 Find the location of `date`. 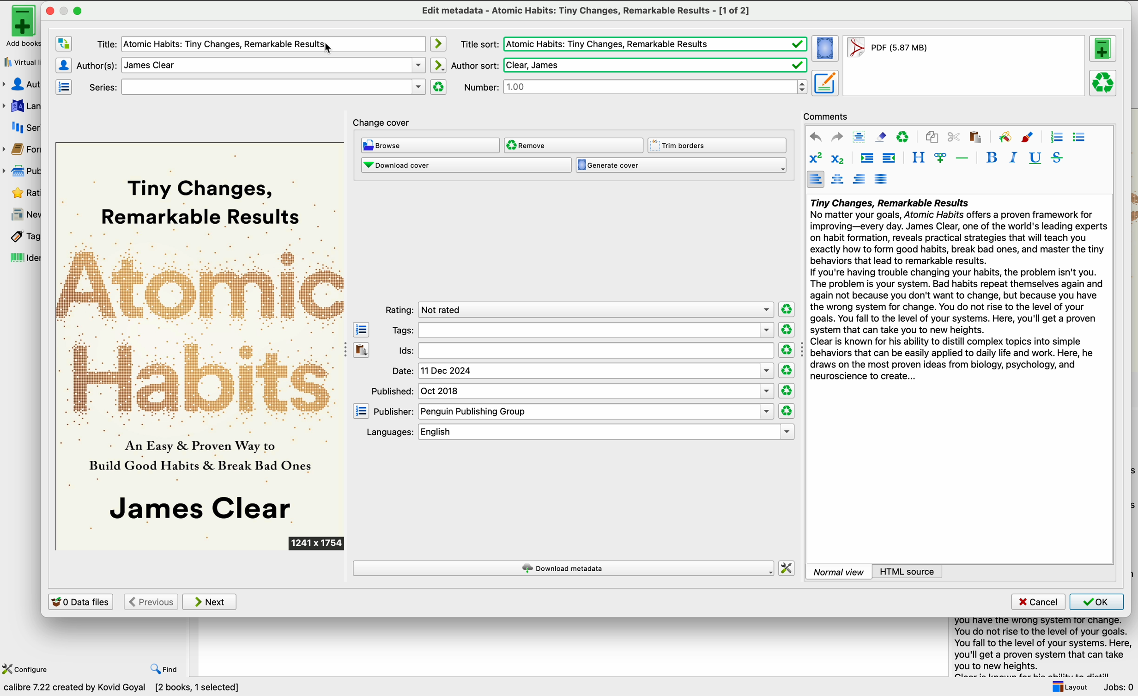

date is located at coordinates (582, 371).